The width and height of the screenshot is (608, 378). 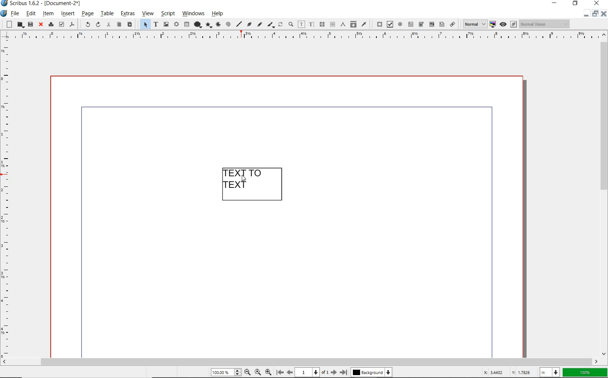 I want to click on restore, so click(x=575, y=4).